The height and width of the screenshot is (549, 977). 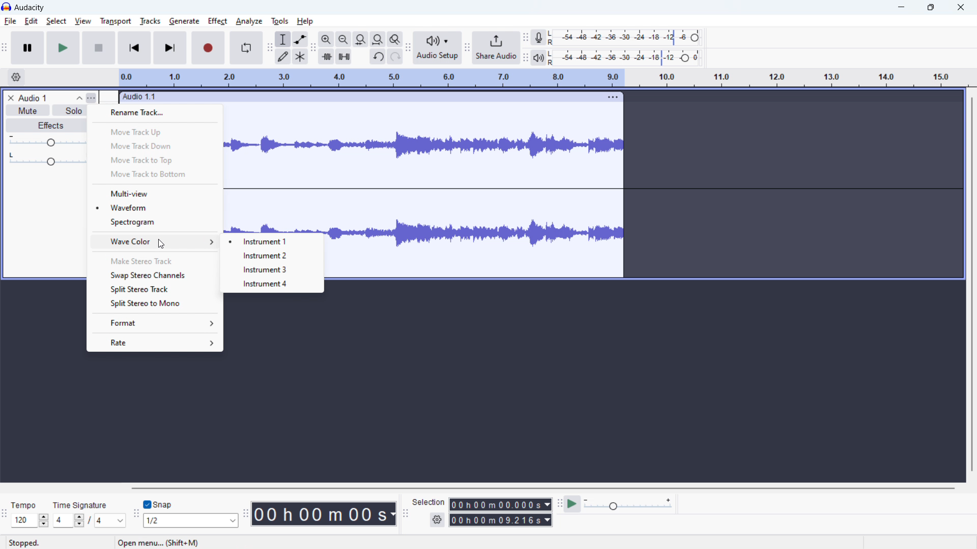 I want to click on waveform, so click(x=155, y=208).